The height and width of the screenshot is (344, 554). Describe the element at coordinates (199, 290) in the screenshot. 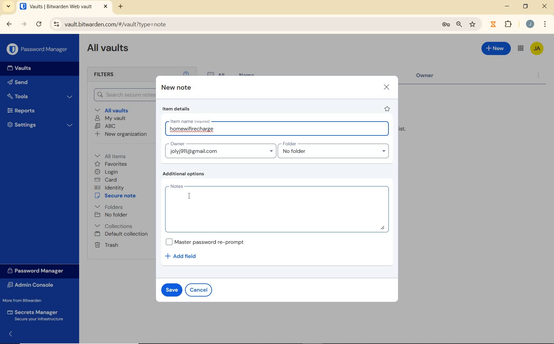

I see `cancel` at that location.